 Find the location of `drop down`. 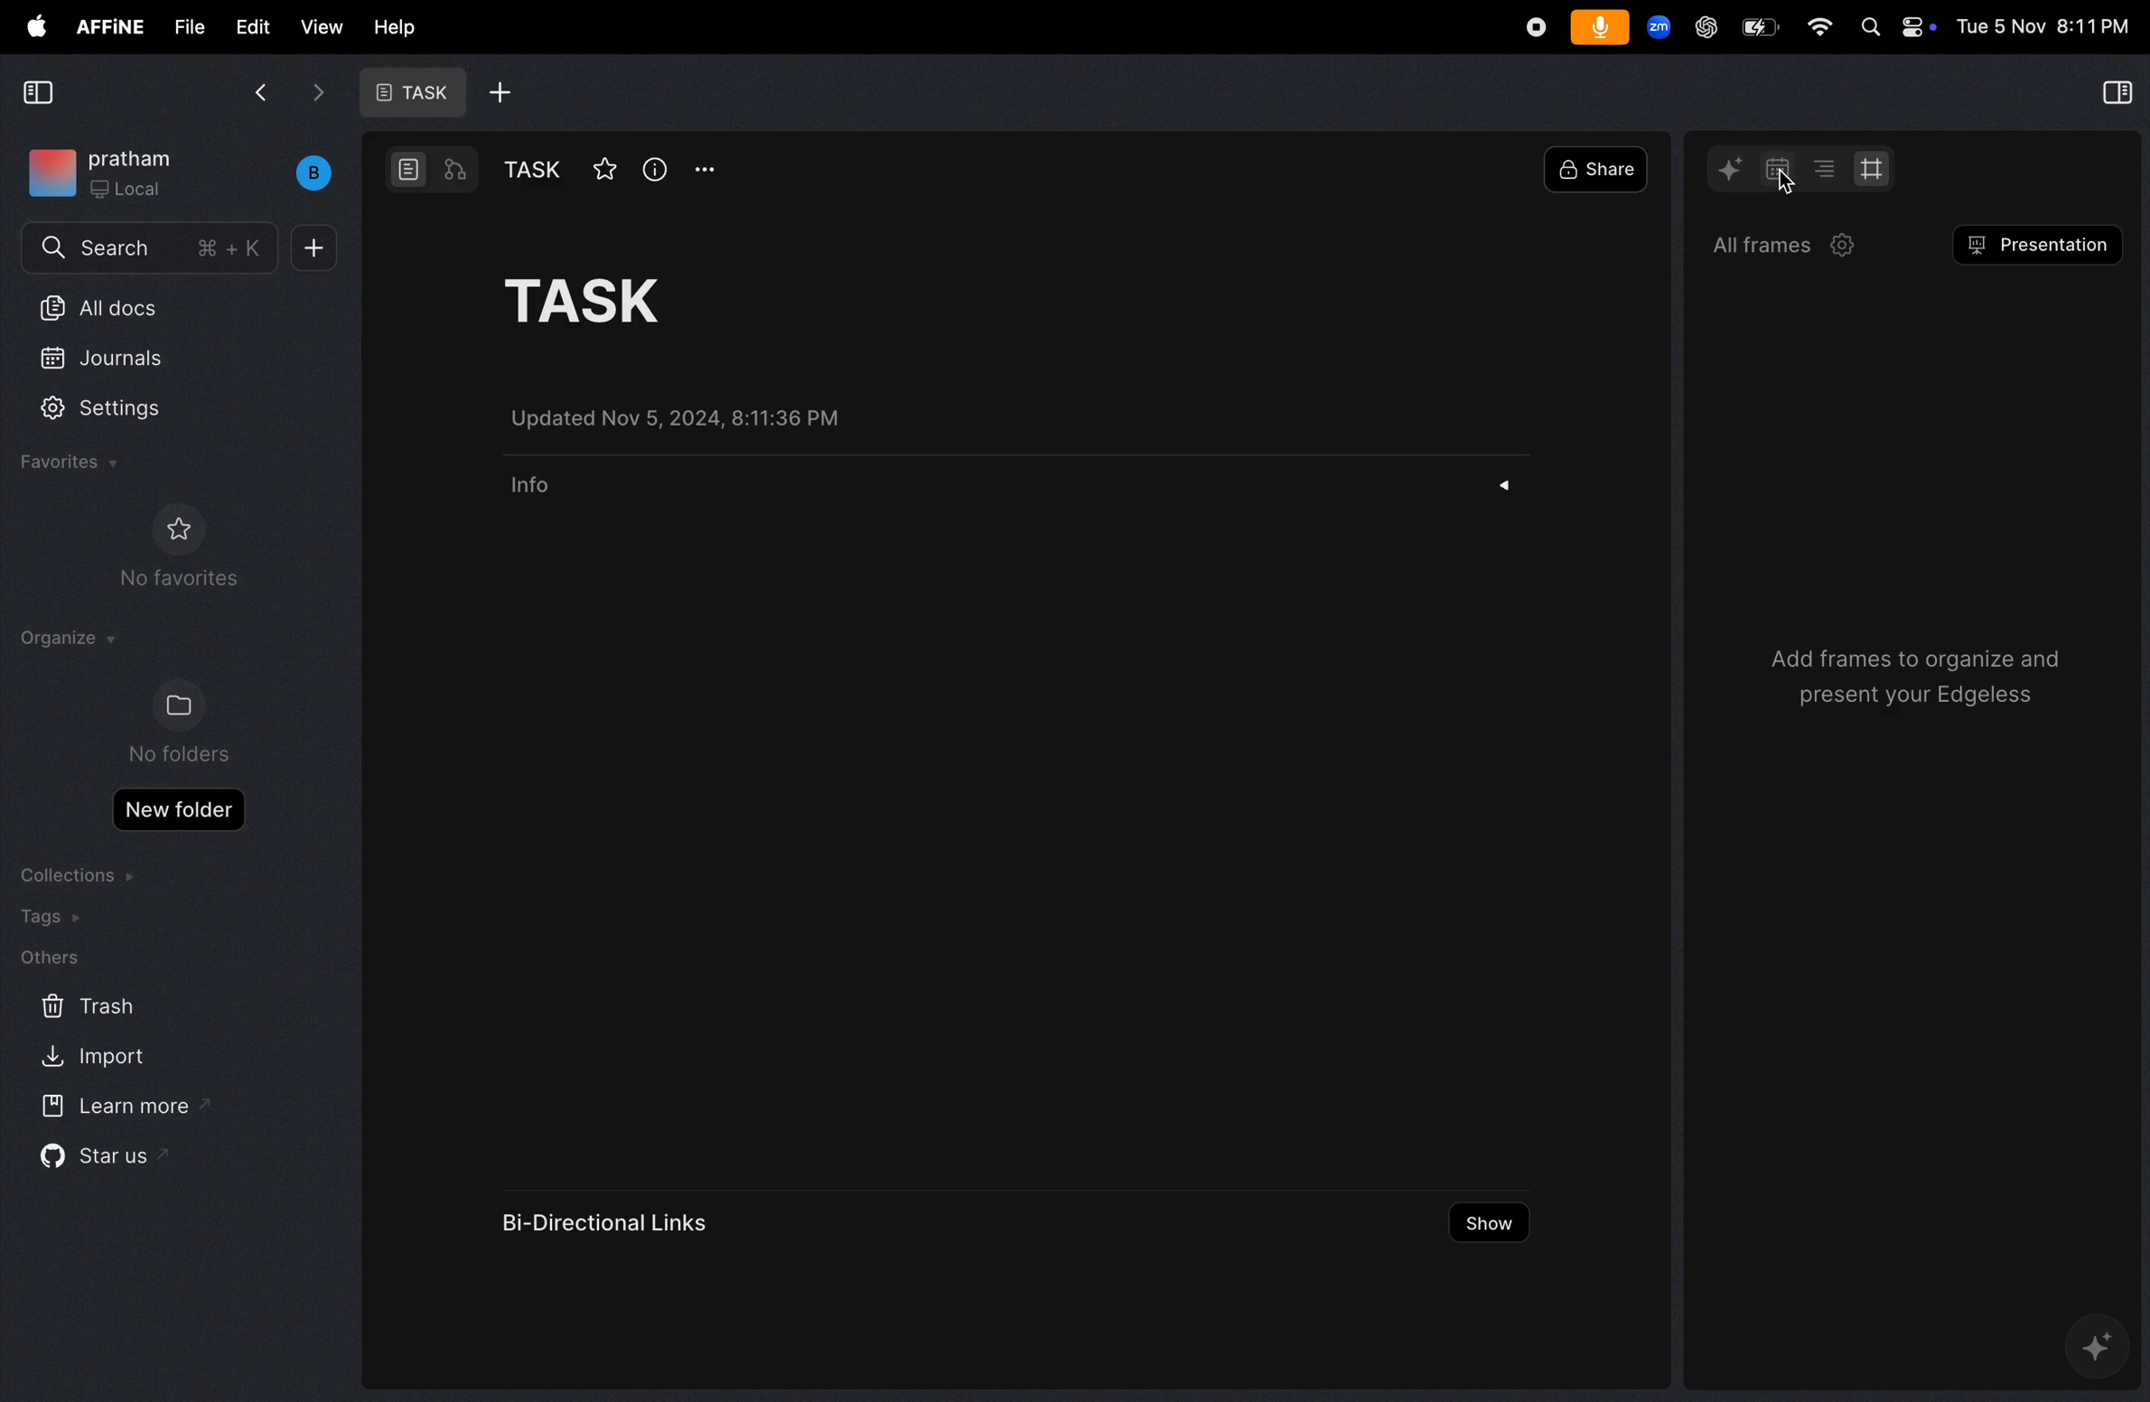

drop down is located at coordinates (1512, 487).